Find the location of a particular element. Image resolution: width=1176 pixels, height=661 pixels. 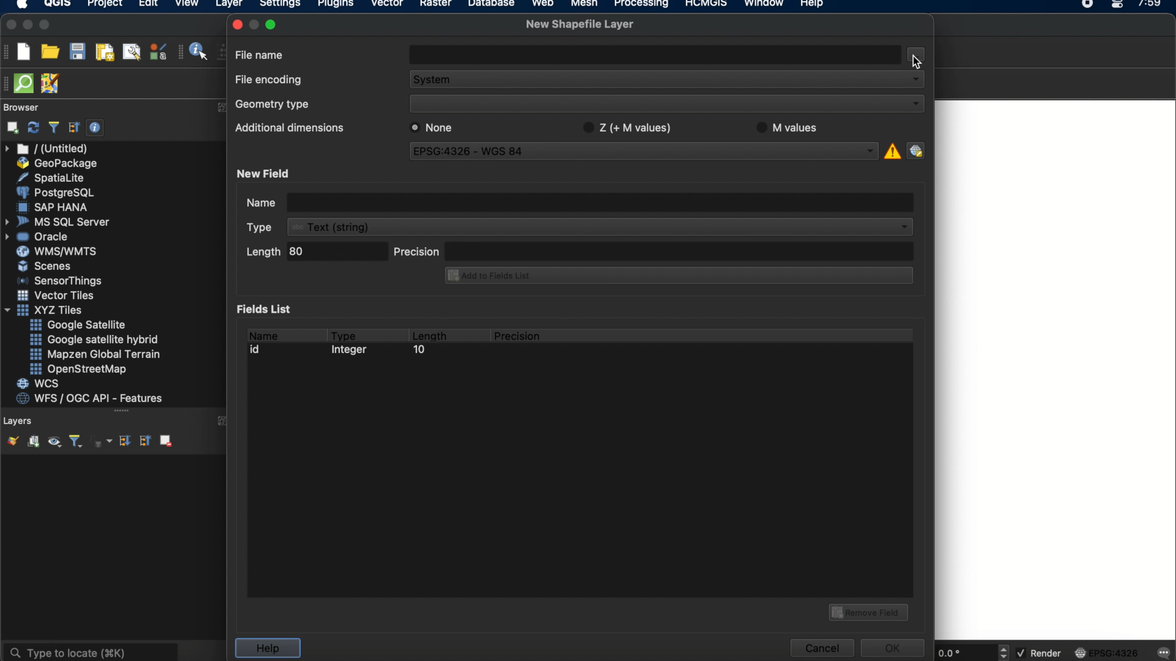

processing is located at coordinates (644, 5).